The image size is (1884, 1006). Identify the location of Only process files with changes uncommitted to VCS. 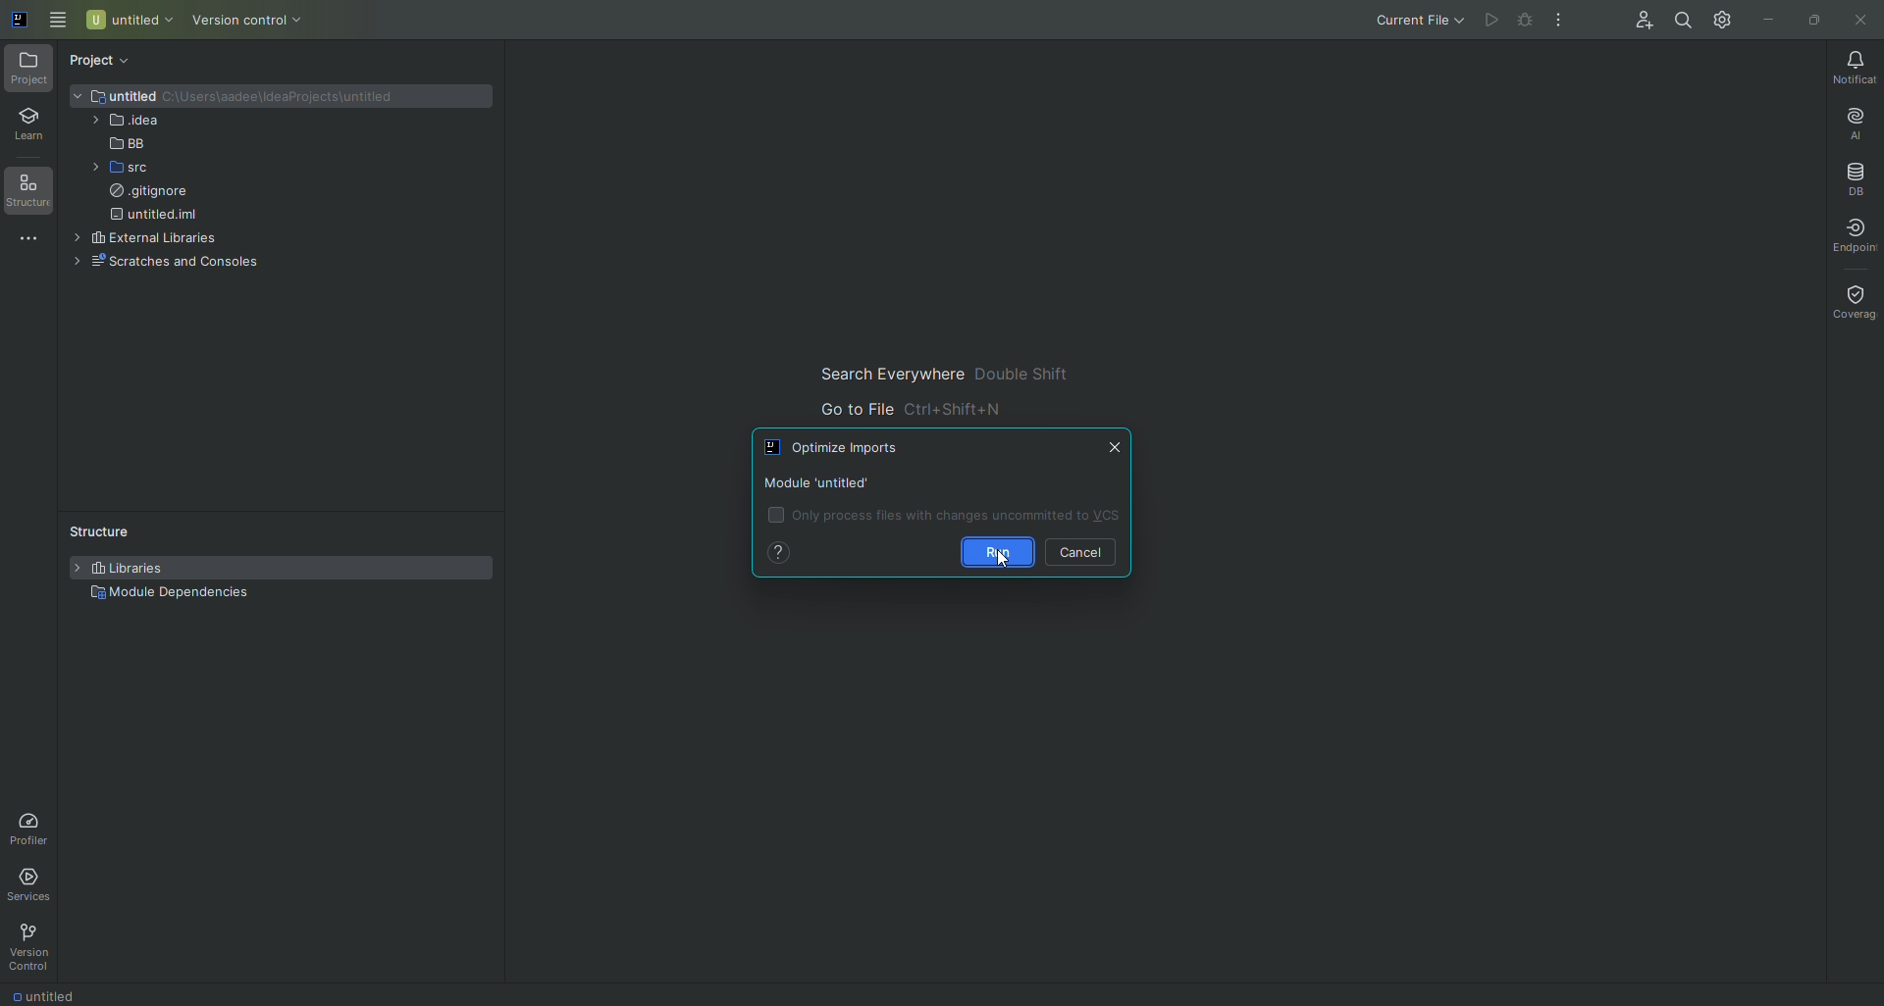
(945, 514).